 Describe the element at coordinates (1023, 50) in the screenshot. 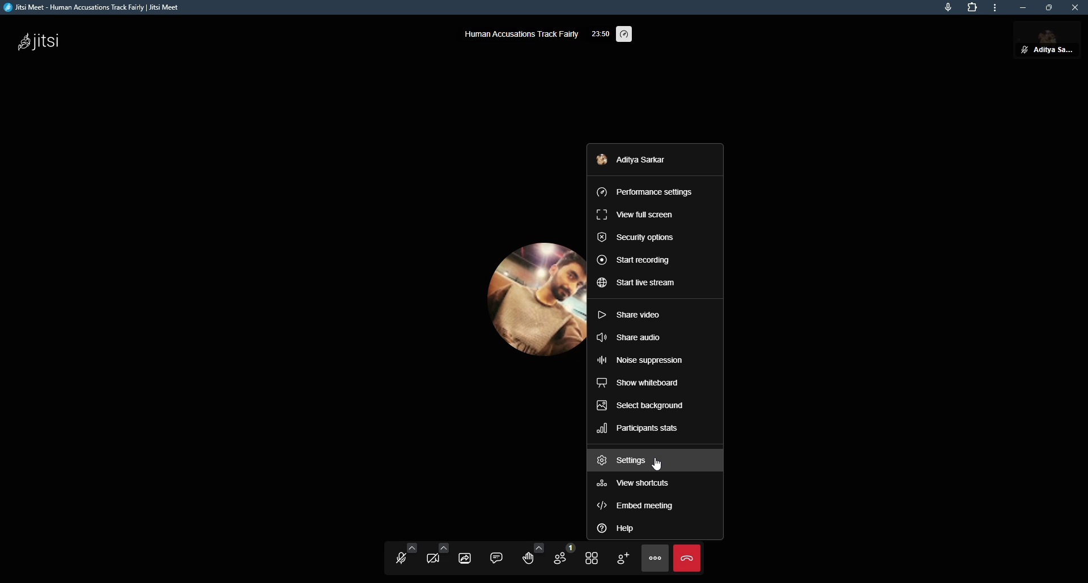

I see `unmute` at that location.